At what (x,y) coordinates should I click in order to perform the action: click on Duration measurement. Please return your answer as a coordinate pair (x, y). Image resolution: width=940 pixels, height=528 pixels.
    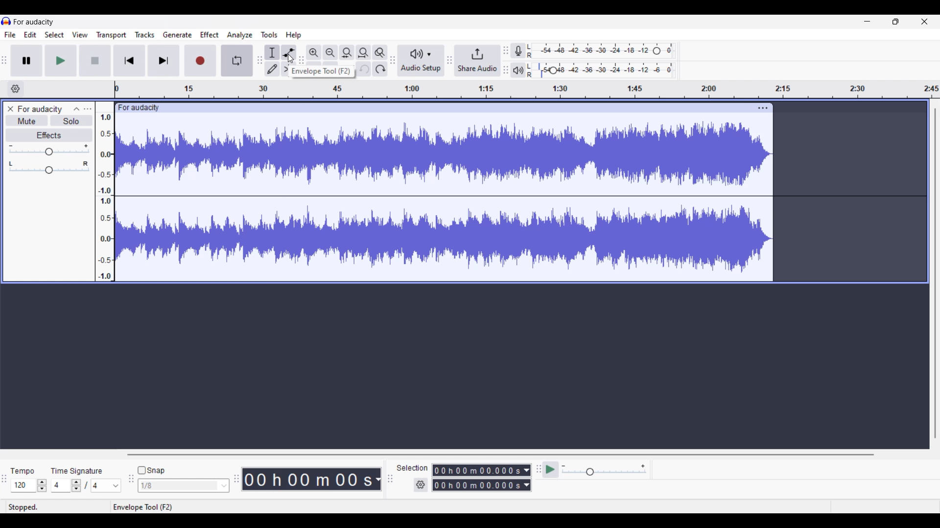
    Looking at the image, I should click on (527, 478).